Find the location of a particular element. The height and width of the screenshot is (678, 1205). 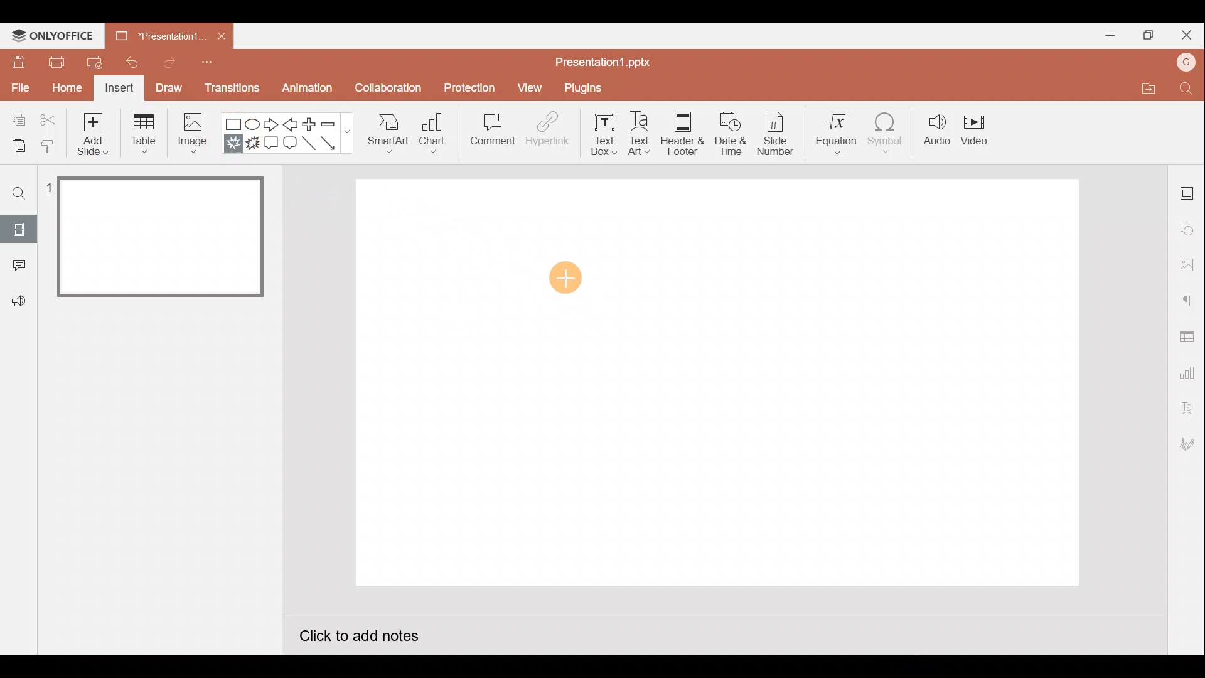

Add slide is located at coordinates (92, 134).